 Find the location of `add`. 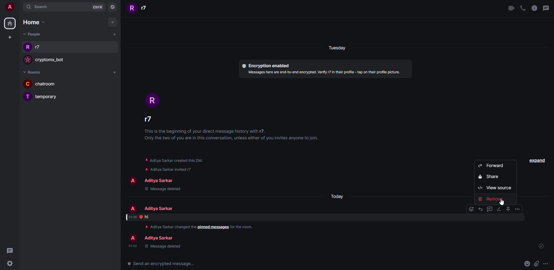

add is located at coordinates (114, 34).